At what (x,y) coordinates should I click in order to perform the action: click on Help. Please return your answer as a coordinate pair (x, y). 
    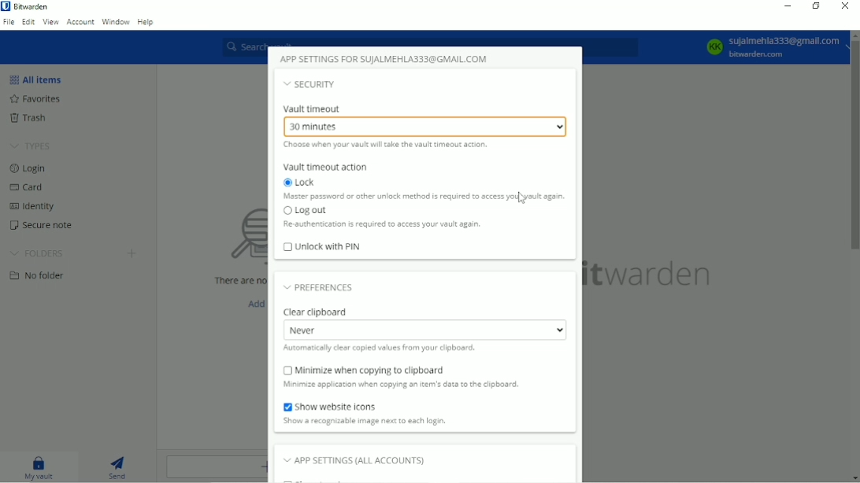
    Looking at the image, I should click on (146, 21).